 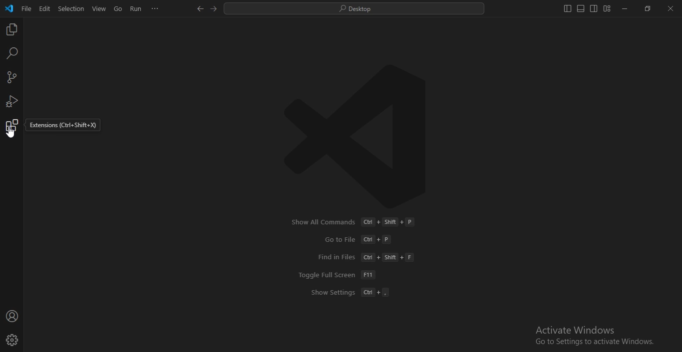 What do you see at coordinates (625, 9) in the screenshot?
I see `minimize` at bounding box center [625, 9].